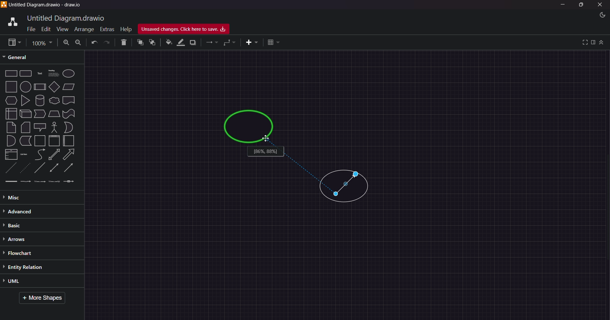  Describe the element at coordinates (600, 5) in the screenshot. I see `Close` at that location.